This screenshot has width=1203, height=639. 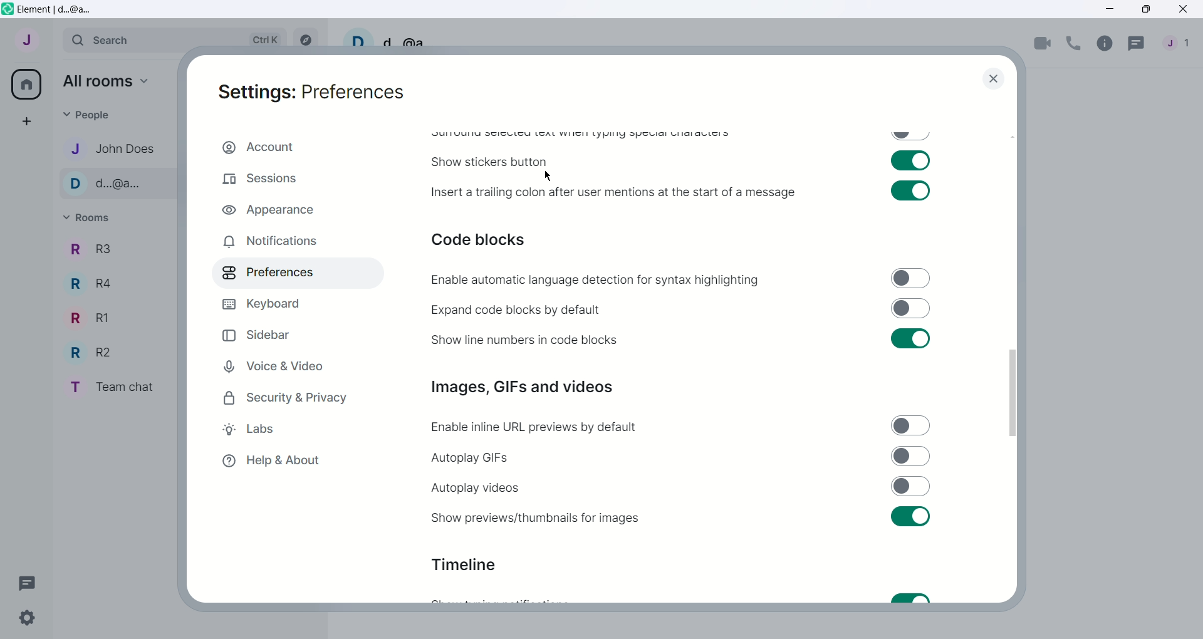 I want to click on Help and About, so click(x=276, y=460).